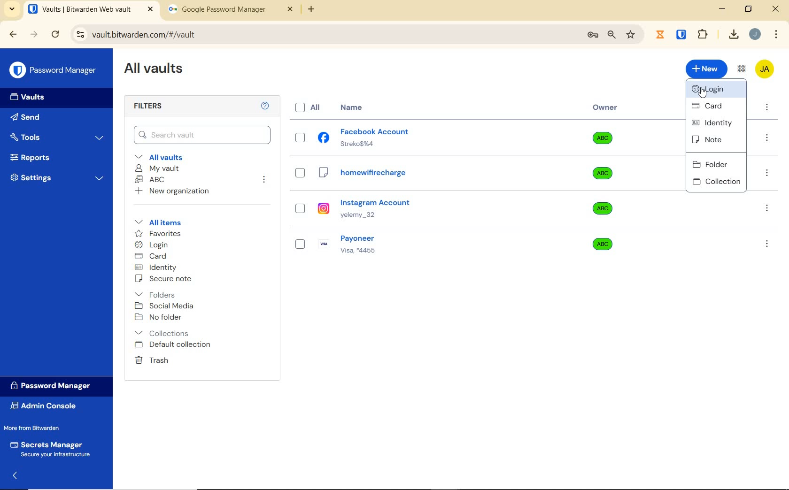 The width and height of the screenshot is (789, 490). I want to click on check box, so click(298, 139).